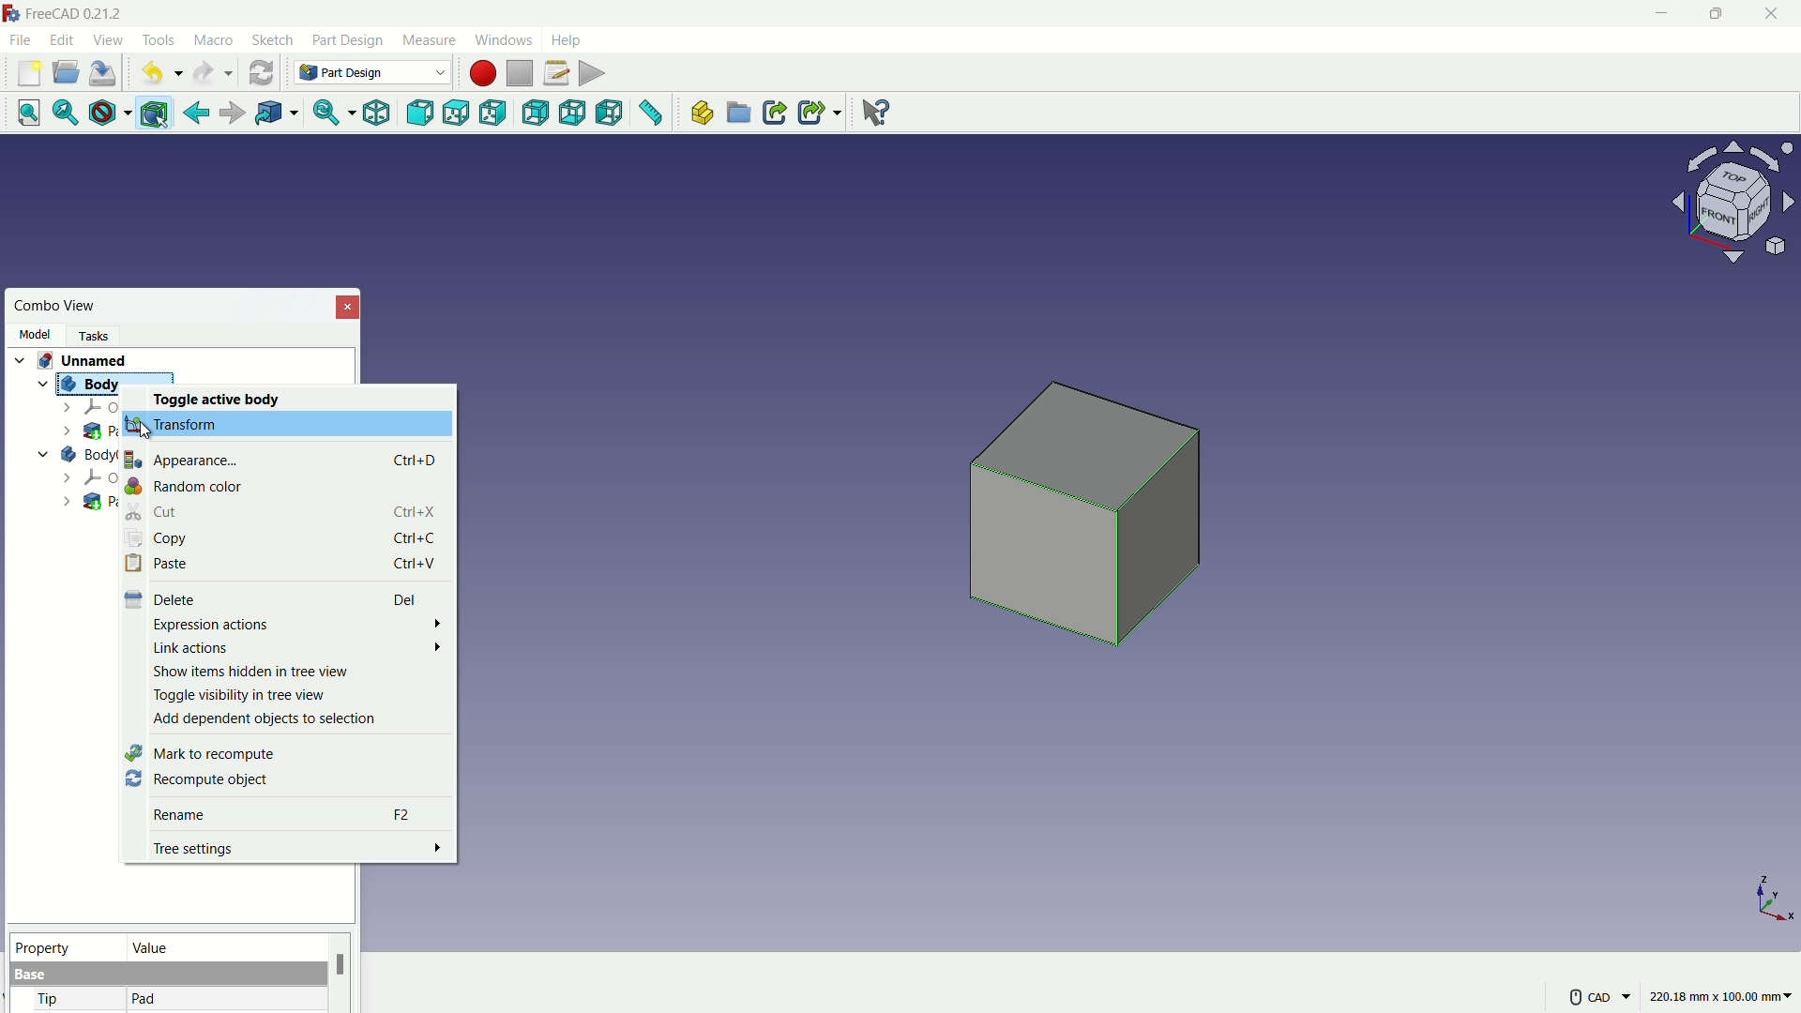 Image resolution: width=1801 pixels, height=1013 pixels. Describe the element at coordinates (187, 486) in the screenshot. I see `Random color` at that location.